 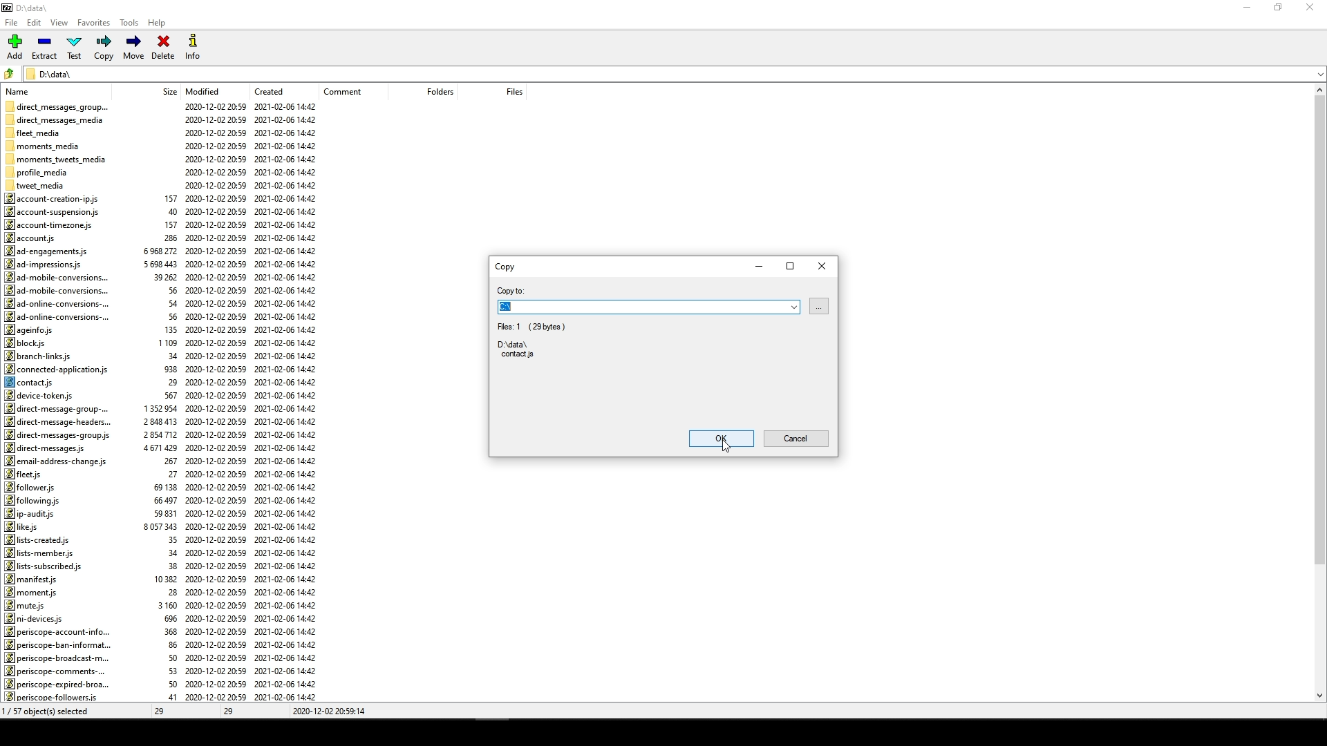 What do you see at coordinates (1315, 395) in the screenshot?
I see `scroll` at bounding box center [1315, 395].